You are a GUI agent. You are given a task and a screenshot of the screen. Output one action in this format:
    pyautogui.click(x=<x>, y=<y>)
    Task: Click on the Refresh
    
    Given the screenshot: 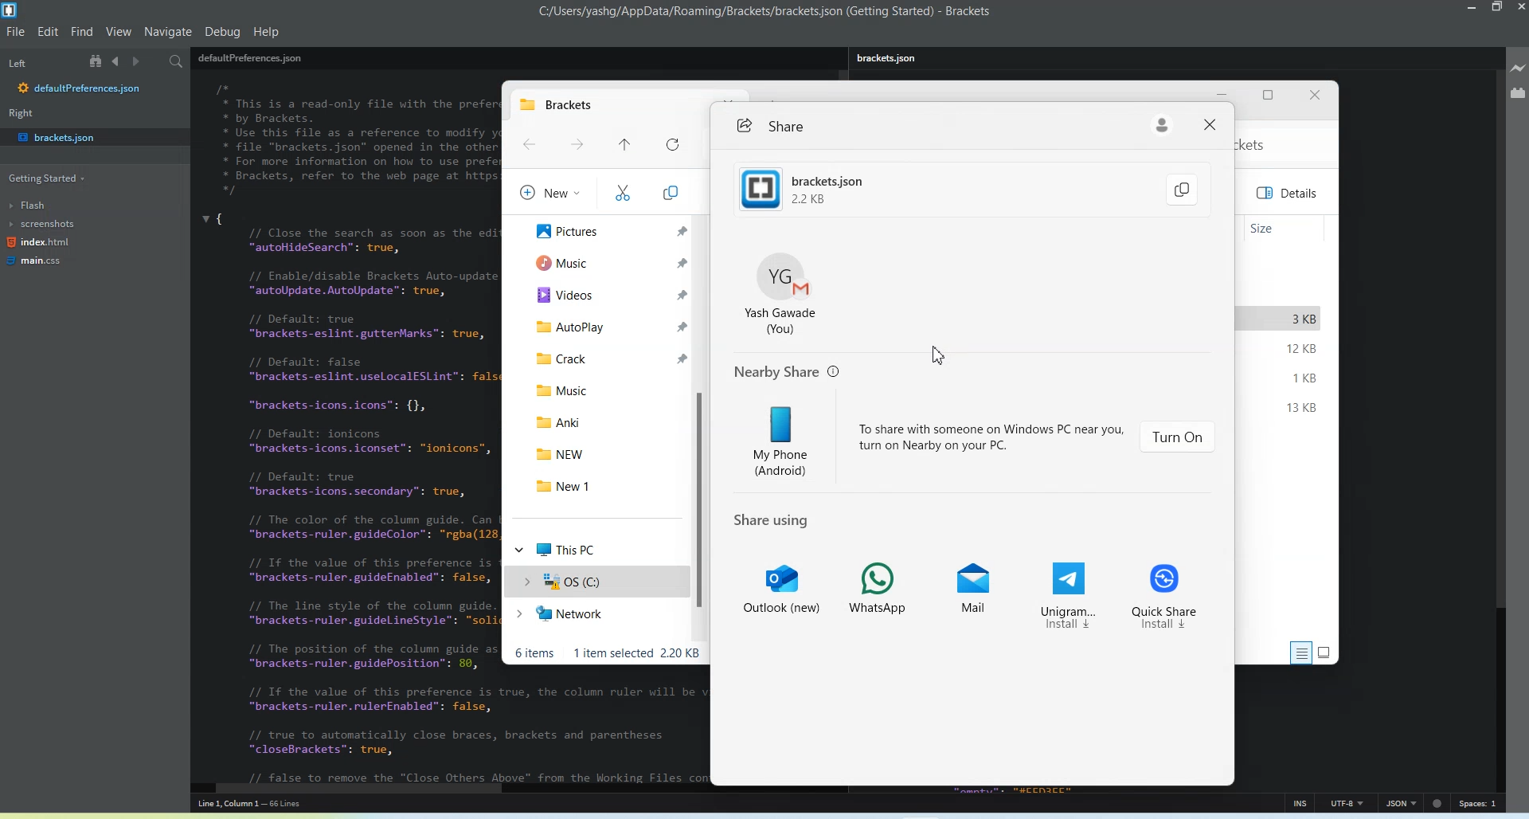 What is the action you would take?
    pyautogui.click(x=670, y=145)
    